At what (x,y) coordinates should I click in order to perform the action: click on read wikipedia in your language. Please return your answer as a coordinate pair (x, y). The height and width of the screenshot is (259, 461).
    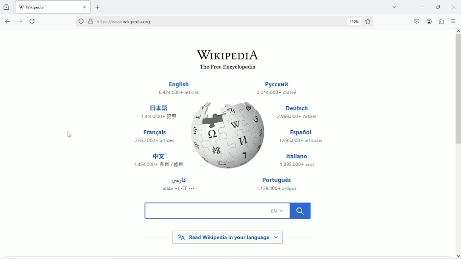
    Looking at the image, I should click on (227, 237).